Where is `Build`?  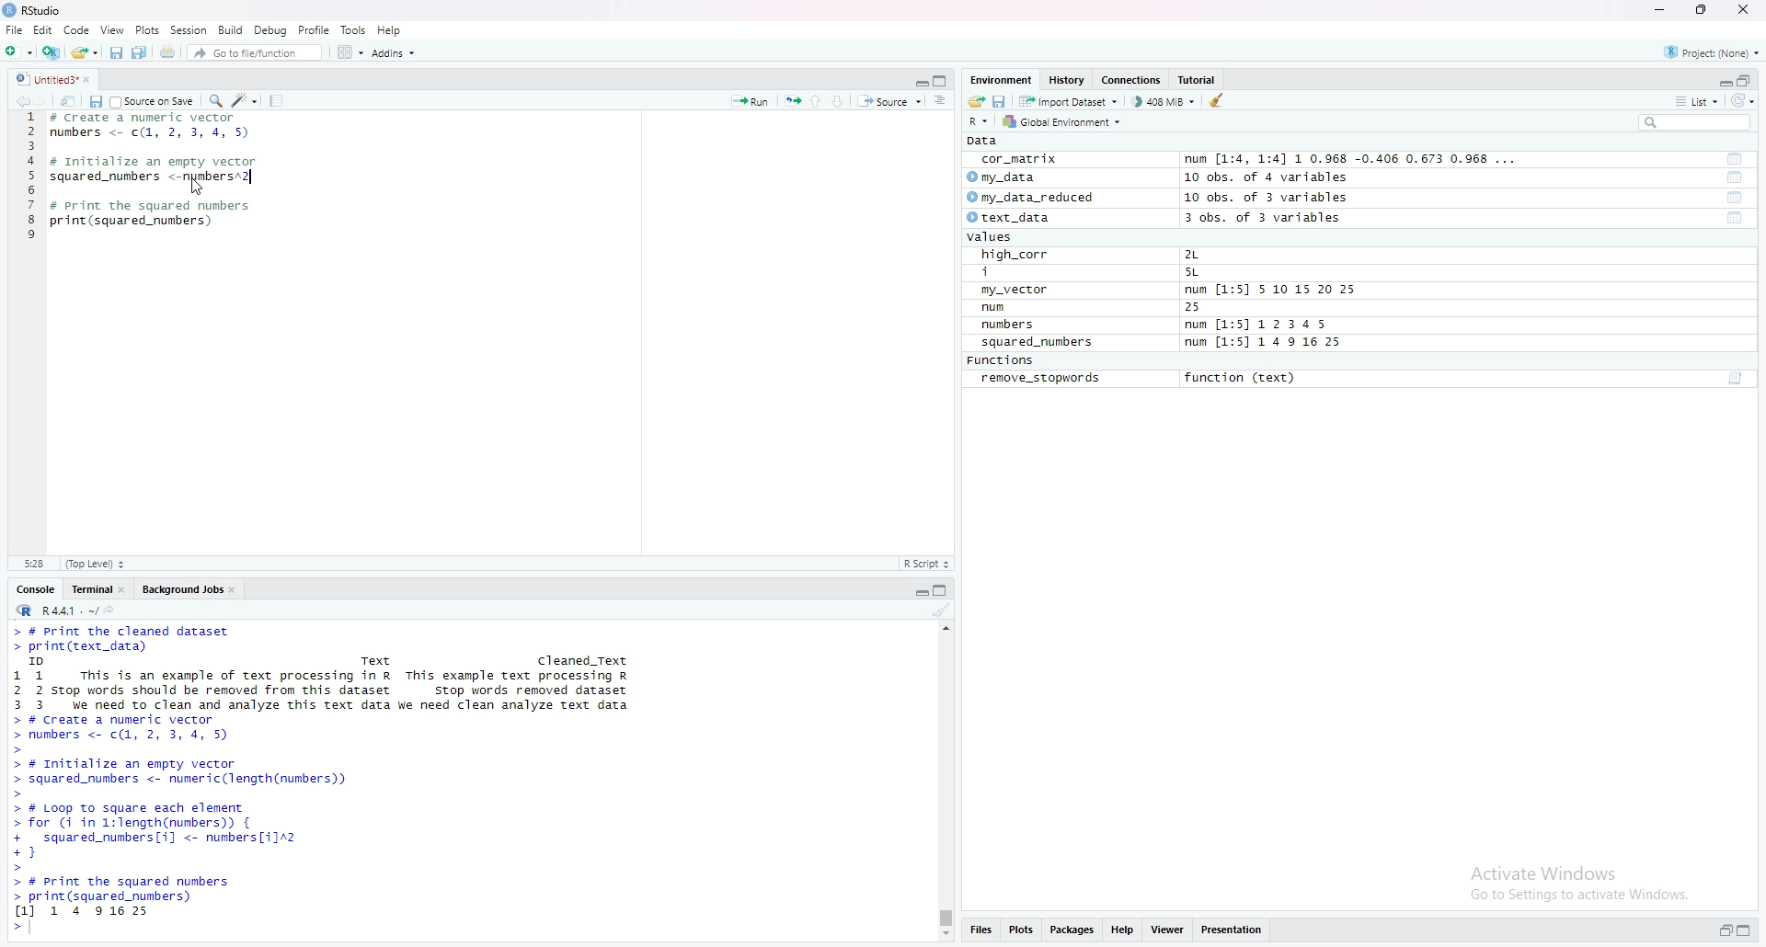 Build is located at coordinates (232, 29).